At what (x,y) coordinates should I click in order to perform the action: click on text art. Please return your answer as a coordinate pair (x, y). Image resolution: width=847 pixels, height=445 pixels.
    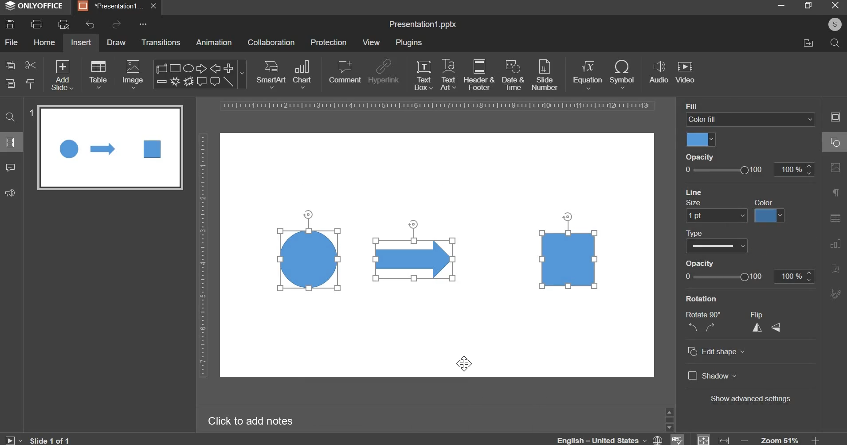
    Looking at the image, I should click on (448, 74).